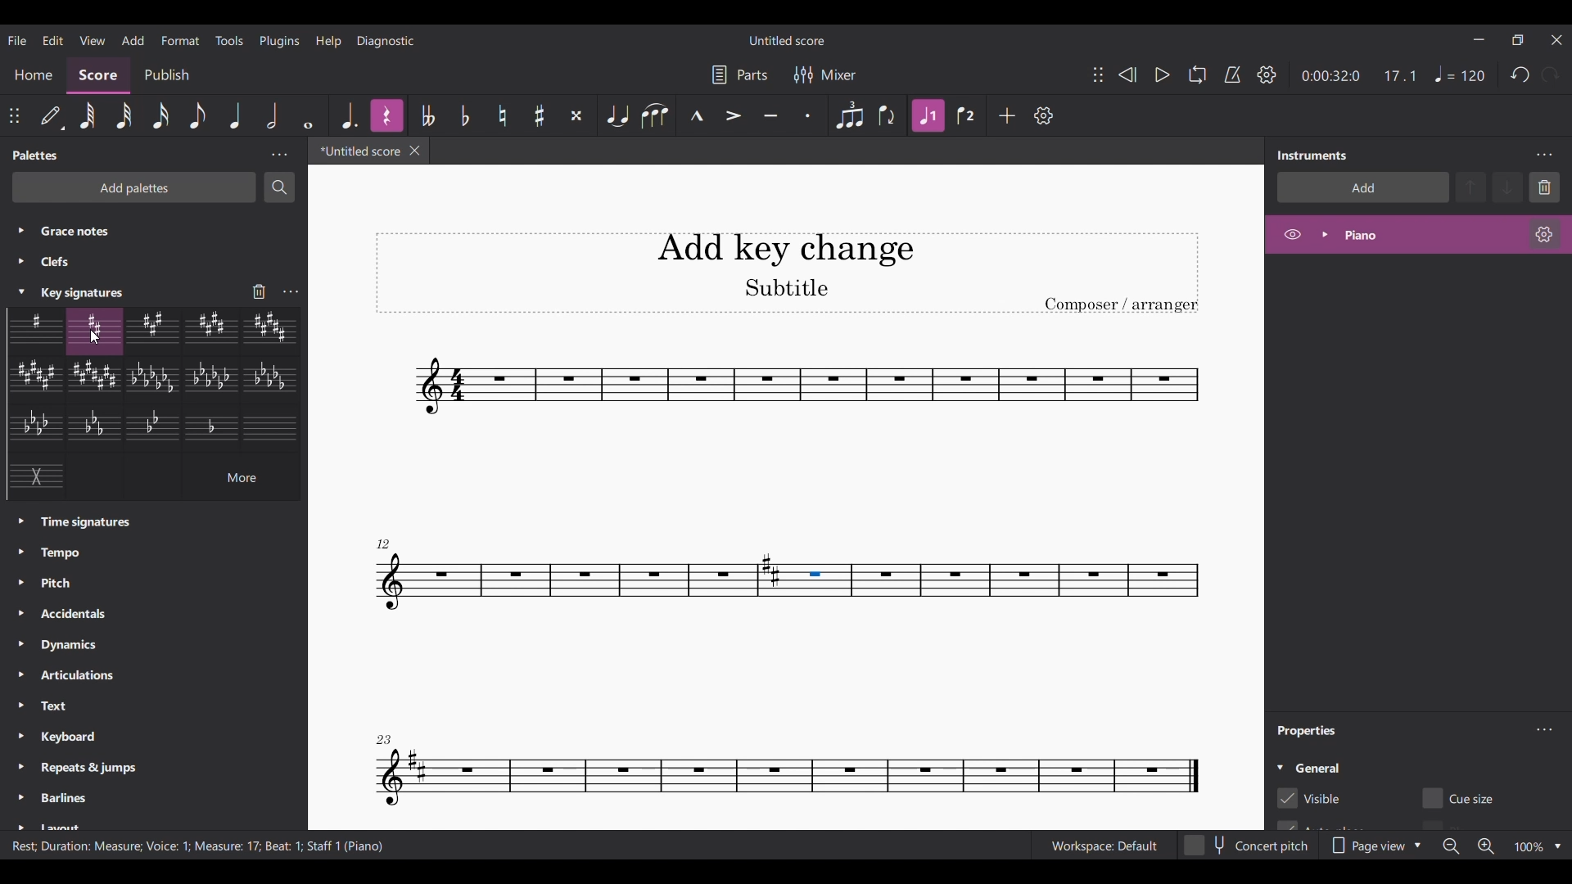 The image size is (1572, 884). I want to click on Slur, so click(654, 115).